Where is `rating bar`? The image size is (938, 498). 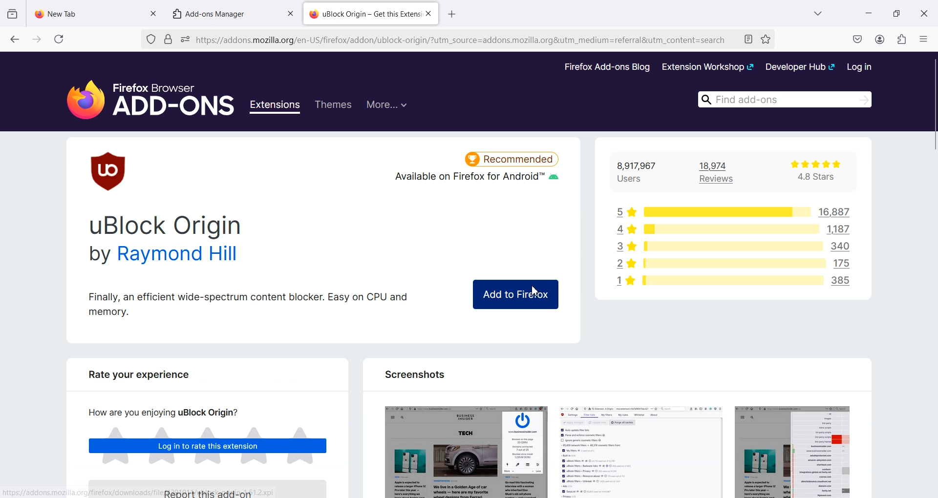
rating bar is located at coordinates (732, 280).